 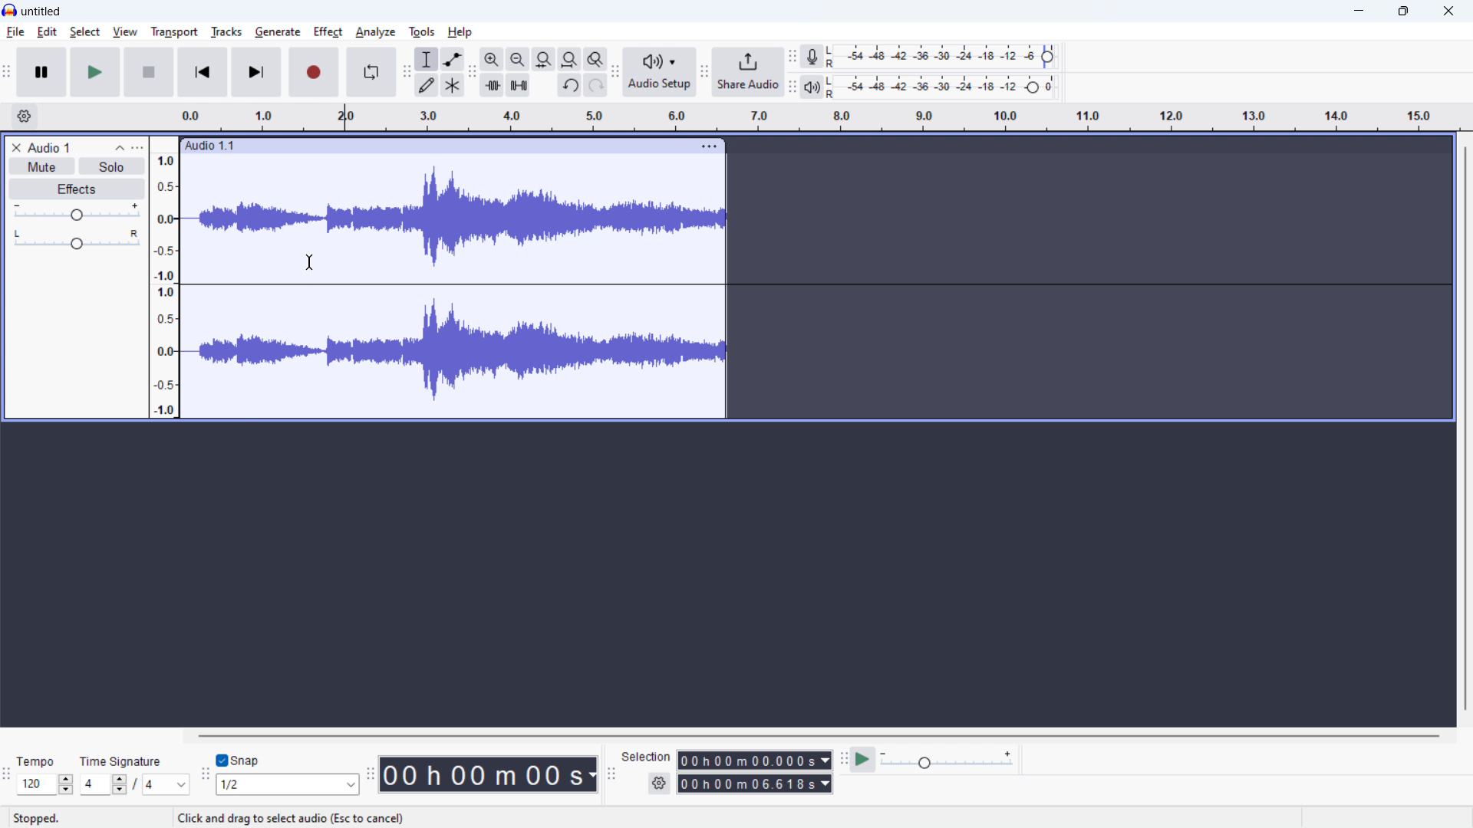 I want to click on help, so click(x=460, y=31).